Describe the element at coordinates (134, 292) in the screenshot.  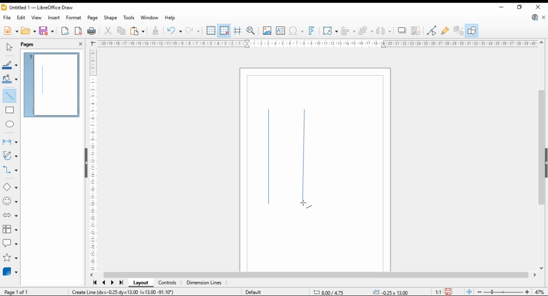
I see `create vertical line` at that location.